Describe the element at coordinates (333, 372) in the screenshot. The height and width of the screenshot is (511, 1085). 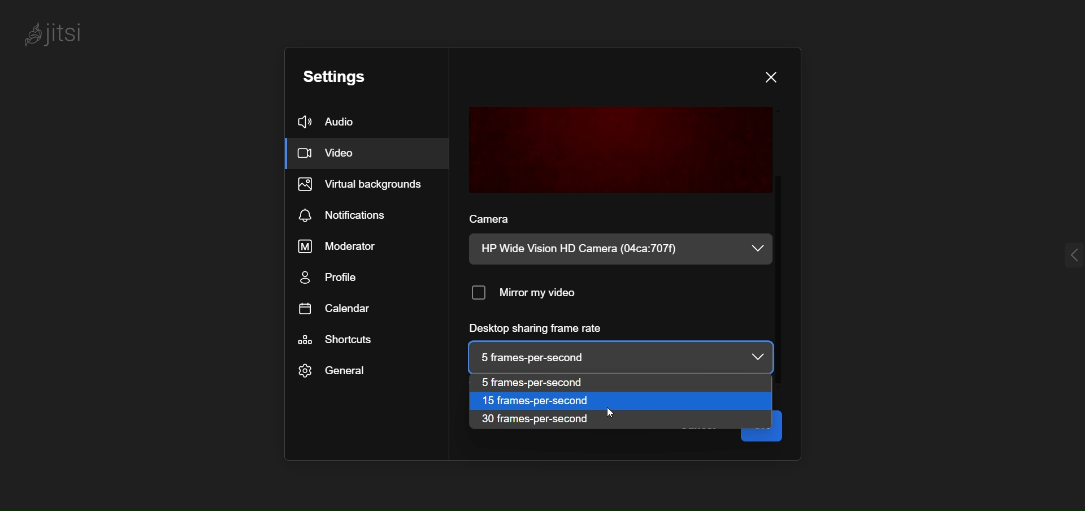
I see `general` at that location.